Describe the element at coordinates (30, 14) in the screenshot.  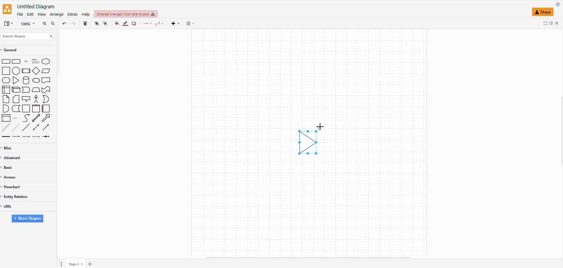
I see `edit` at that location.